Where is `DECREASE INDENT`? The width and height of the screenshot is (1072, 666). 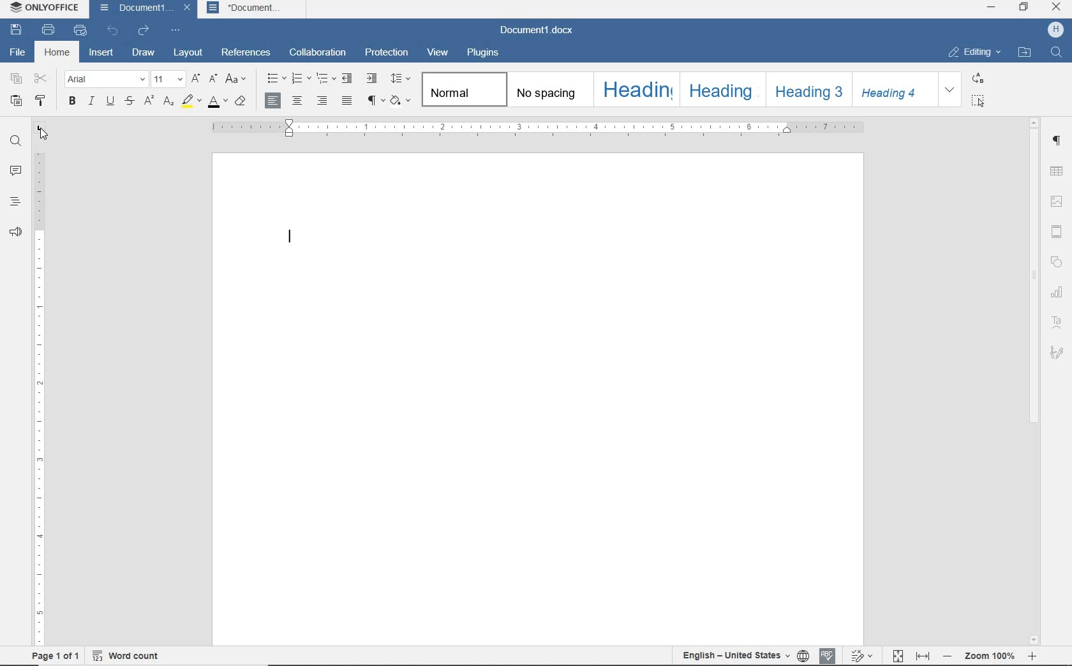
DECREASE INDENT is located at coordinates (348, 78).